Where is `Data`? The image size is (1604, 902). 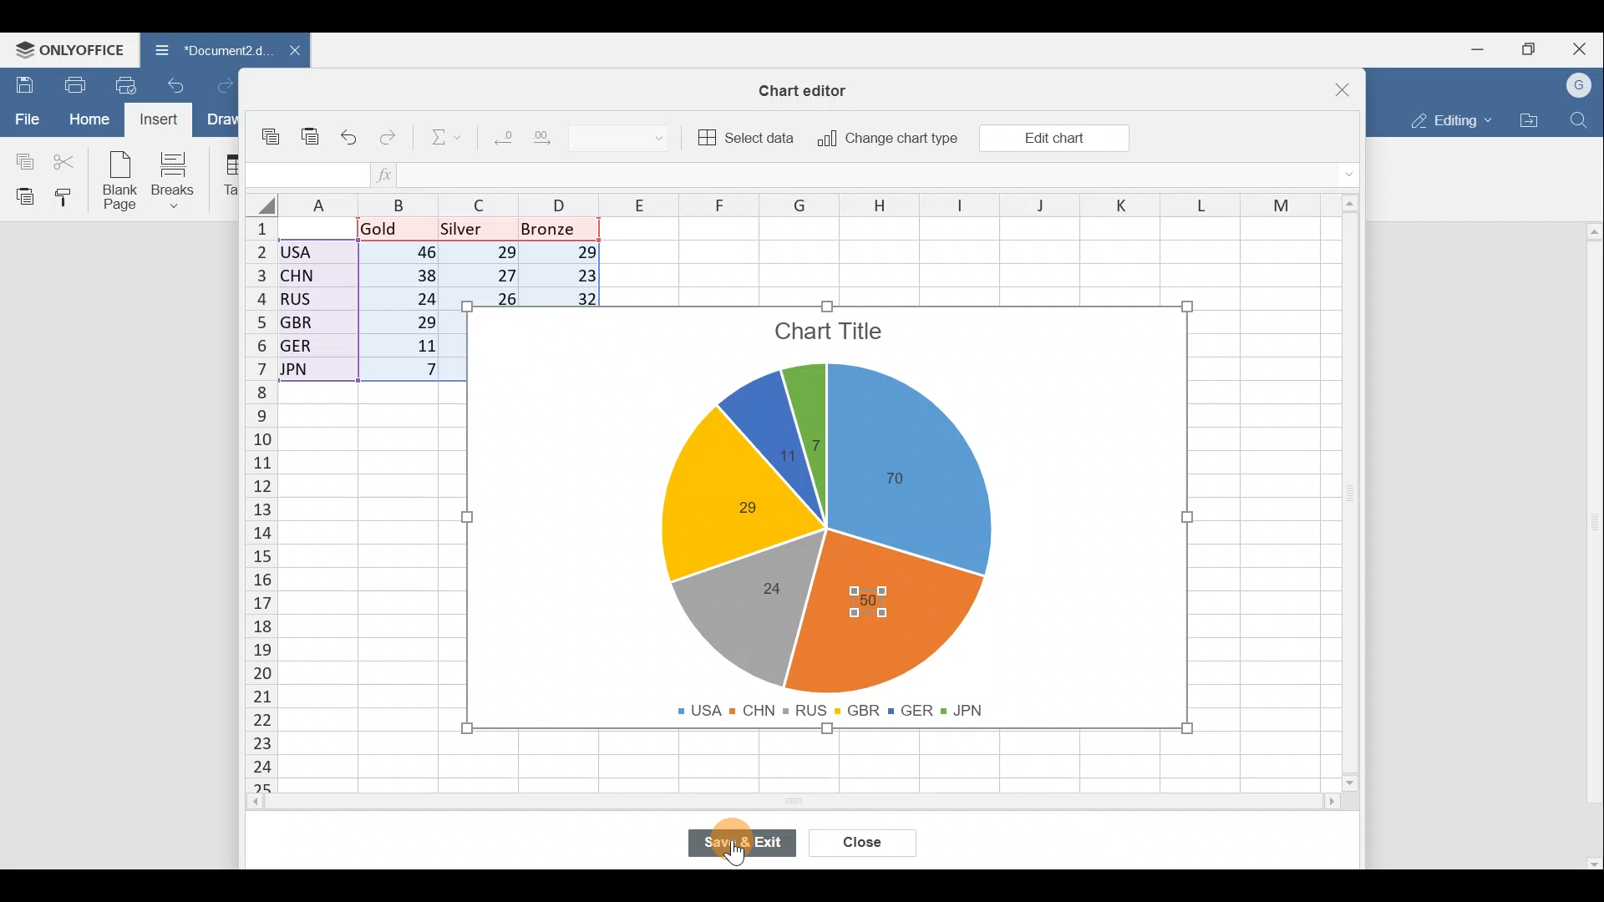 Data is located at coordinates (348, 300).